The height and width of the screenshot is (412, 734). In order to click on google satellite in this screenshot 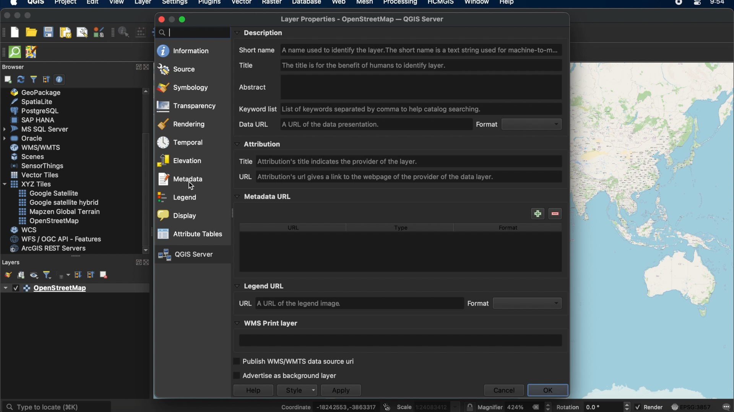, I will do `click(51, 193)`.